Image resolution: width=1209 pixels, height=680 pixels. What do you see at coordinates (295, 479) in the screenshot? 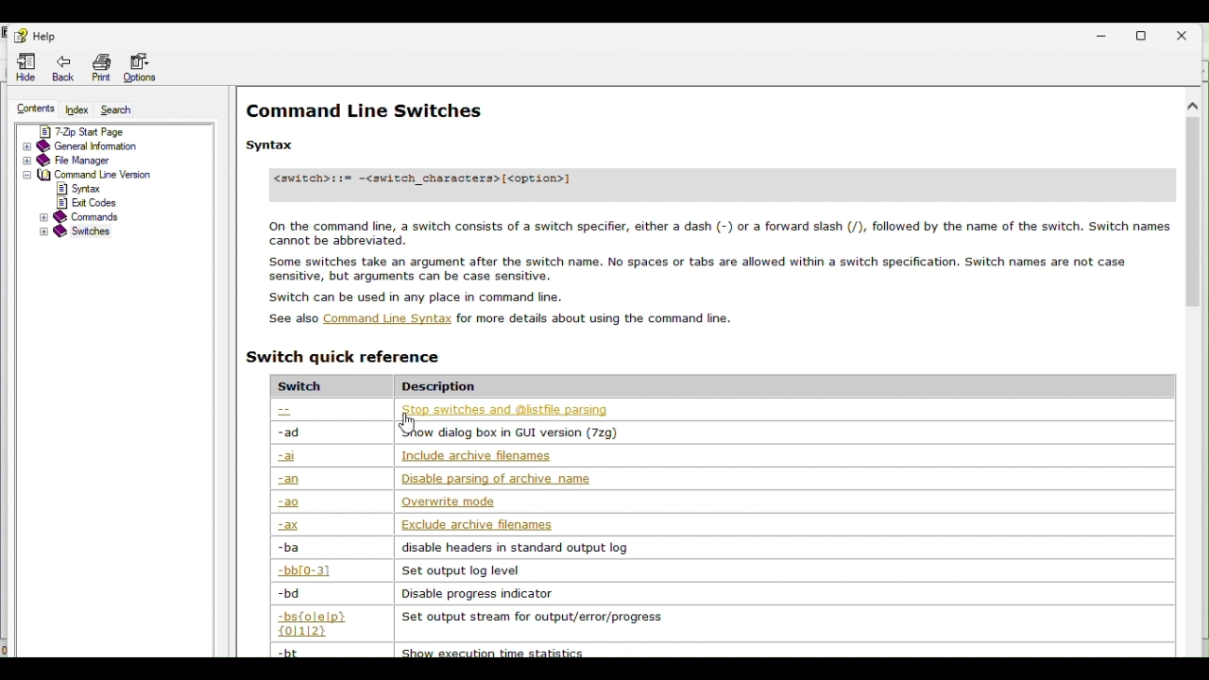
I see `-an` at bounding box center [295, 479].